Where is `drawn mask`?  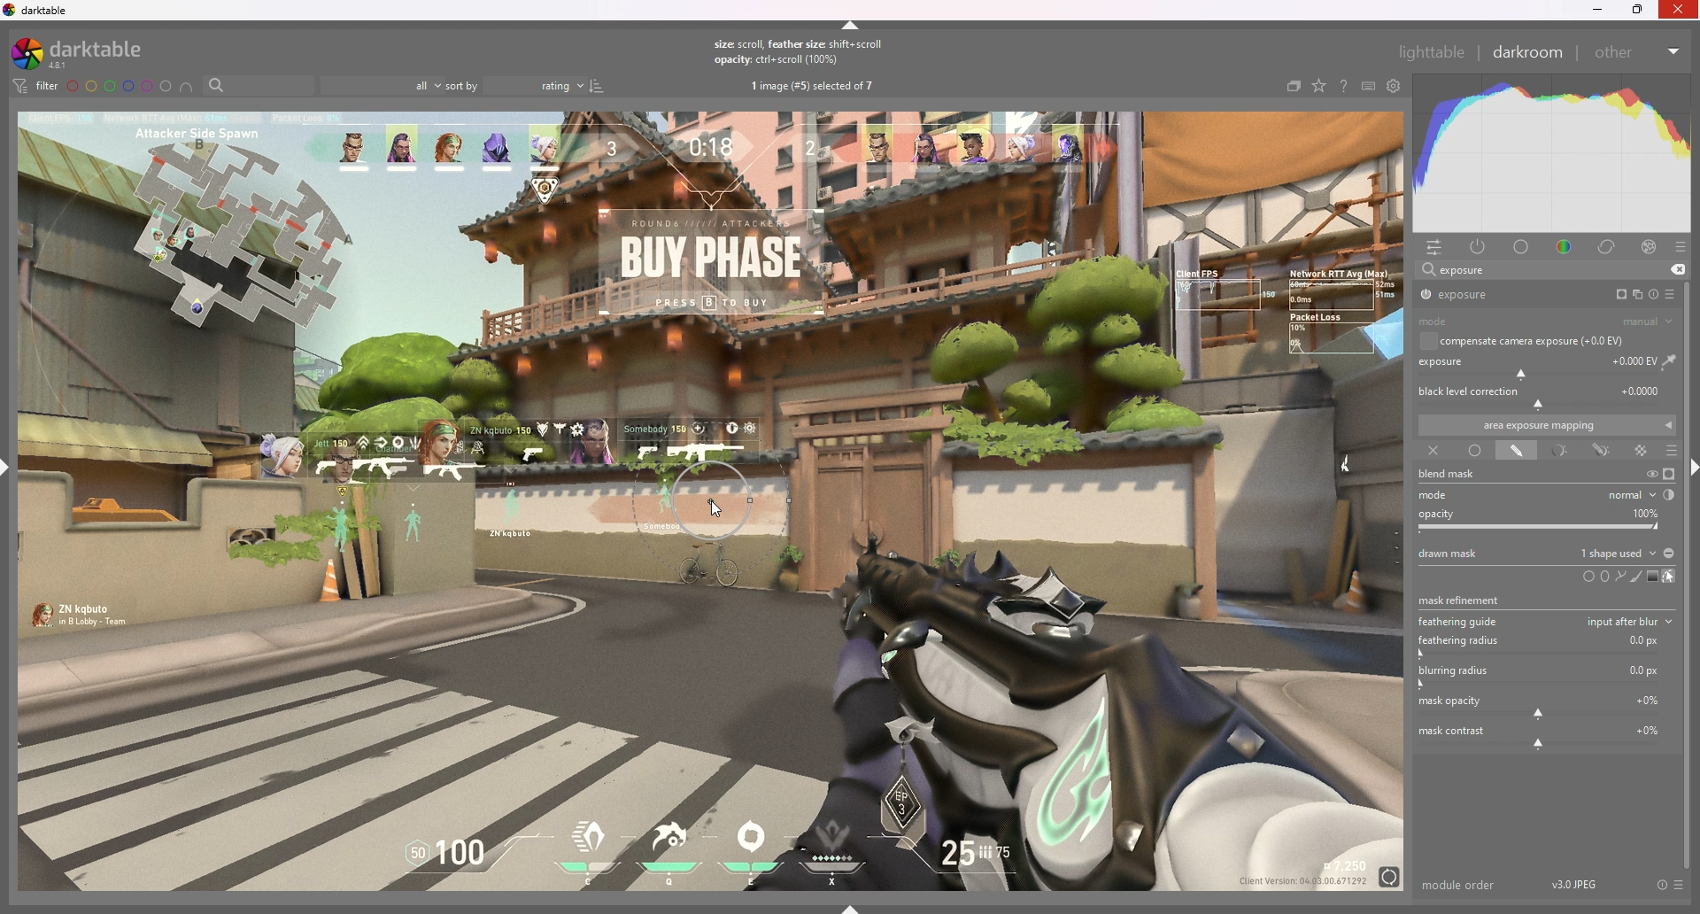
drawn mask is located at coordinates (1546, 553).